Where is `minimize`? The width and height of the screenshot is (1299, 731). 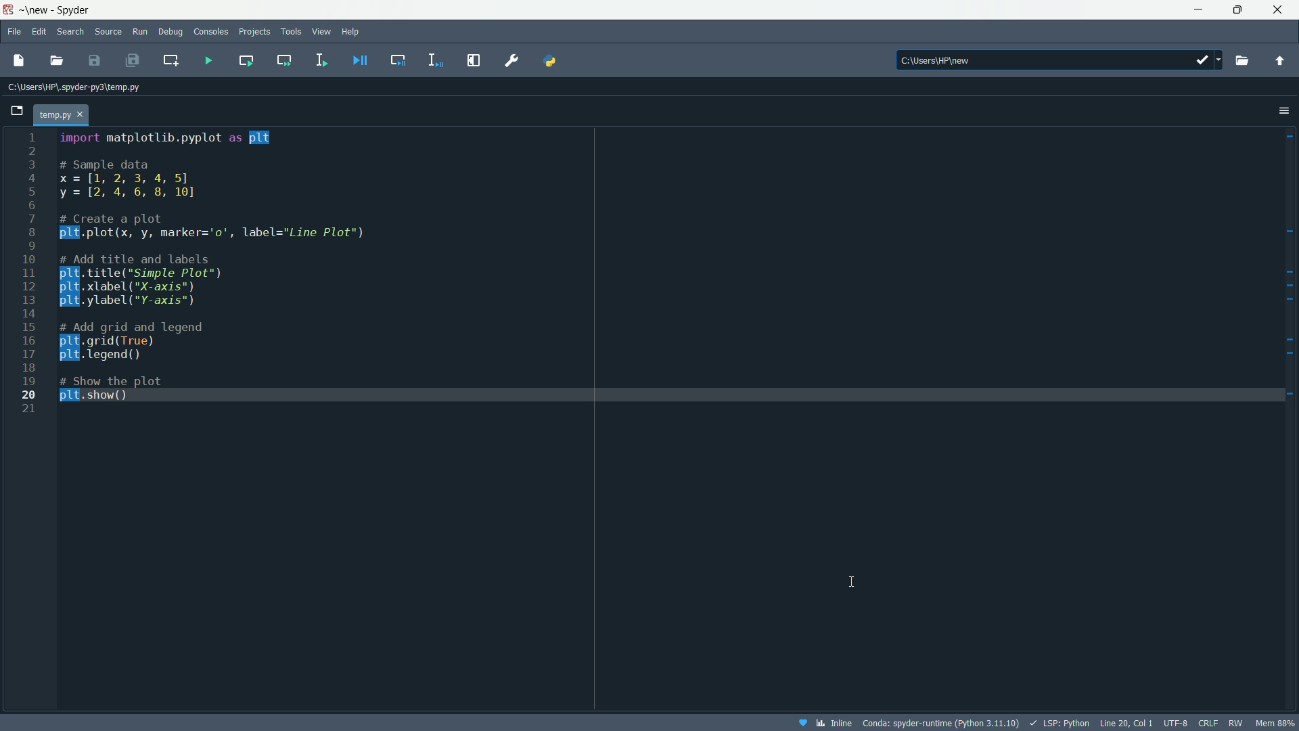
minimize is located at coordinates (1197, 10).